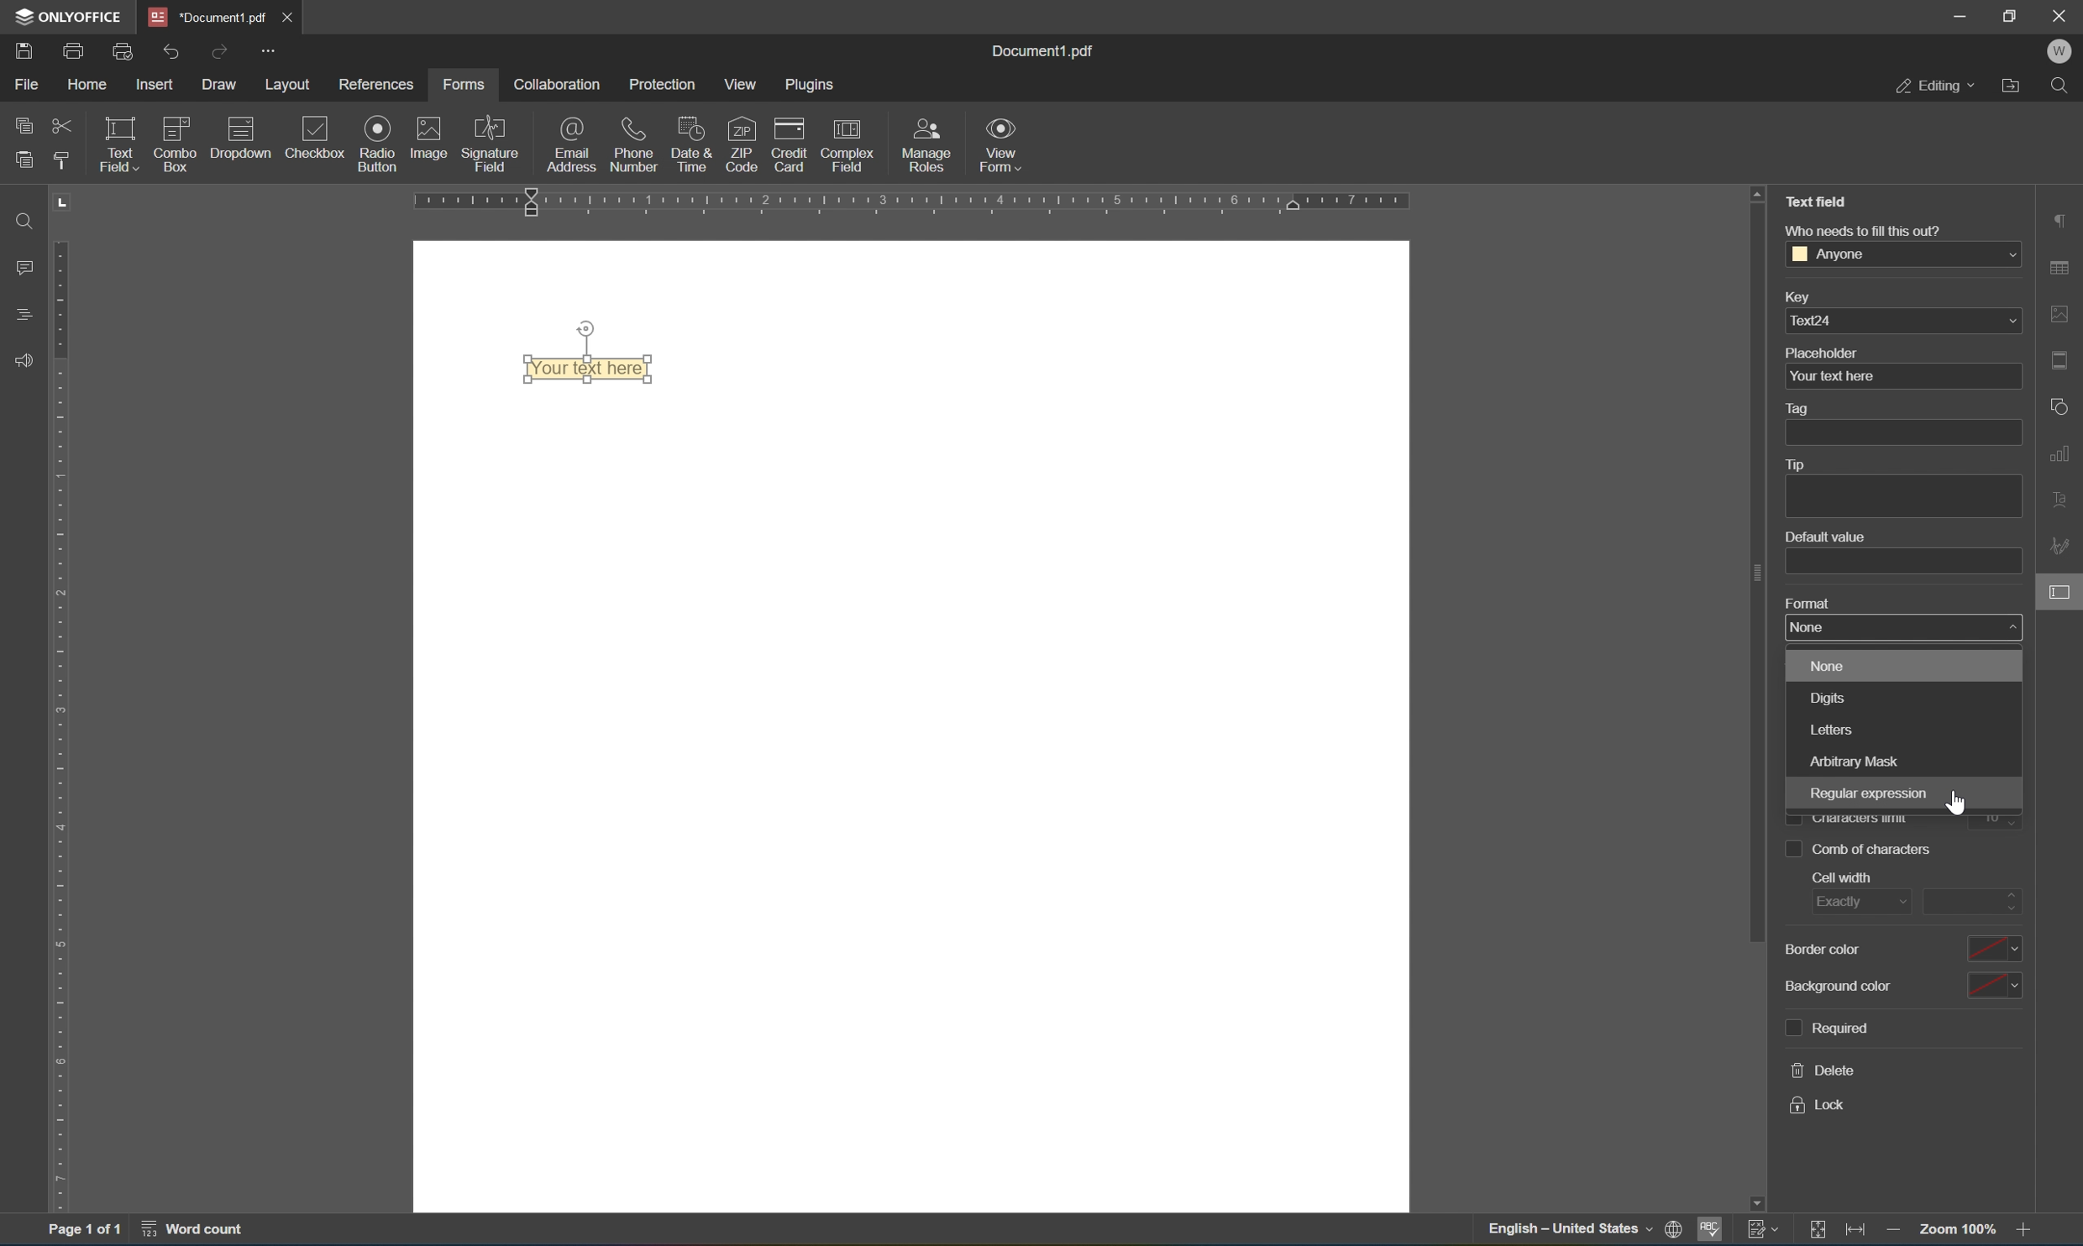 The image size is (2083, 1246). Describe the element at coordinates (380, 143) in the screenshot. I see `radio button` at that location.